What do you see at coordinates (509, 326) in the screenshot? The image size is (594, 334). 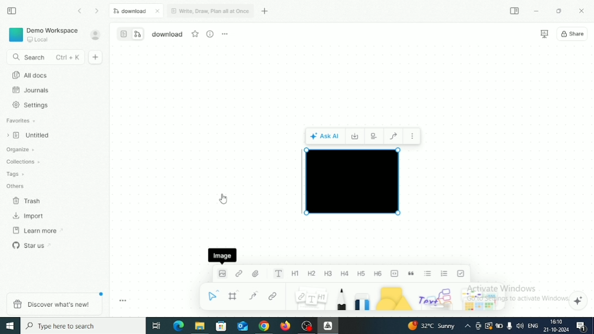 I see `Mic` at bounding box center [509, 326].